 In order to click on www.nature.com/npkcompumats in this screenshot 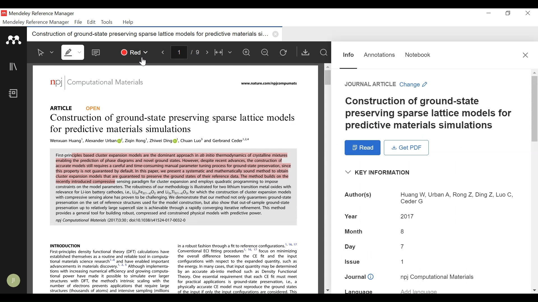, I will do `click(270, 84)`.